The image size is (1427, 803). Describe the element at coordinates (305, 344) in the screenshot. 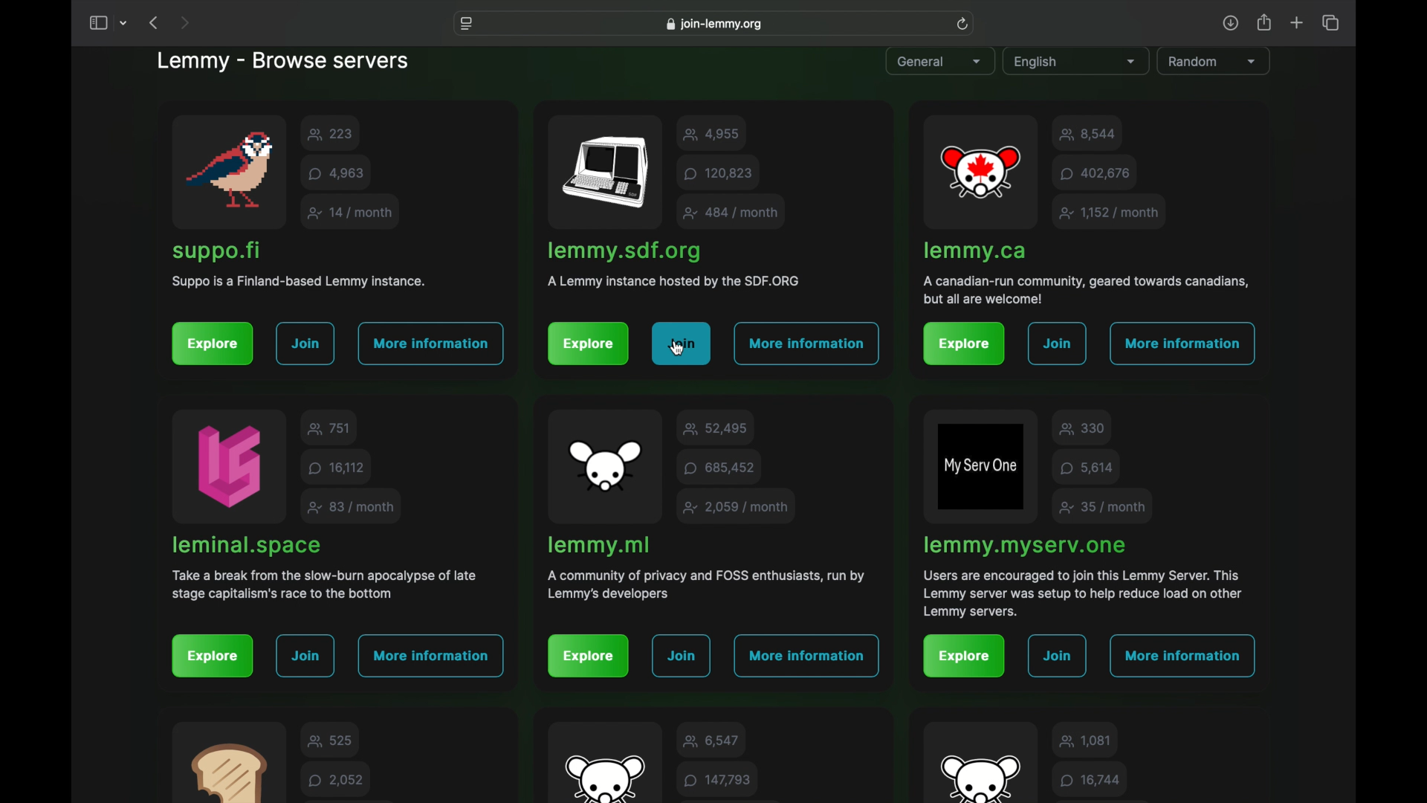

I see `join` at that location.